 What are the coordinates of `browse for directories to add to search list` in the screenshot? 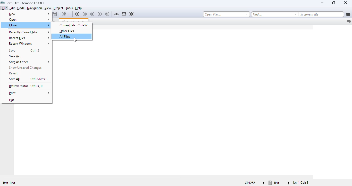 It's located at (348, 14).